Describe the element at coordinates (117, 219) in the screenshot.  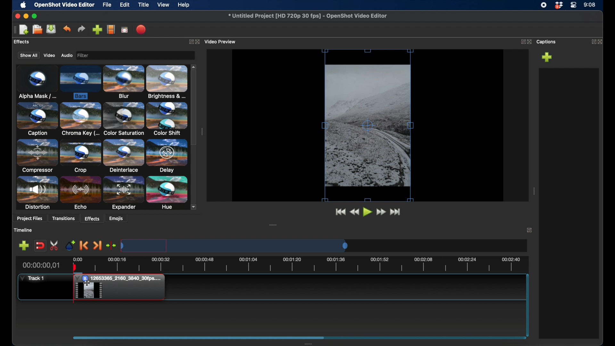
I see `emojis` at that location.